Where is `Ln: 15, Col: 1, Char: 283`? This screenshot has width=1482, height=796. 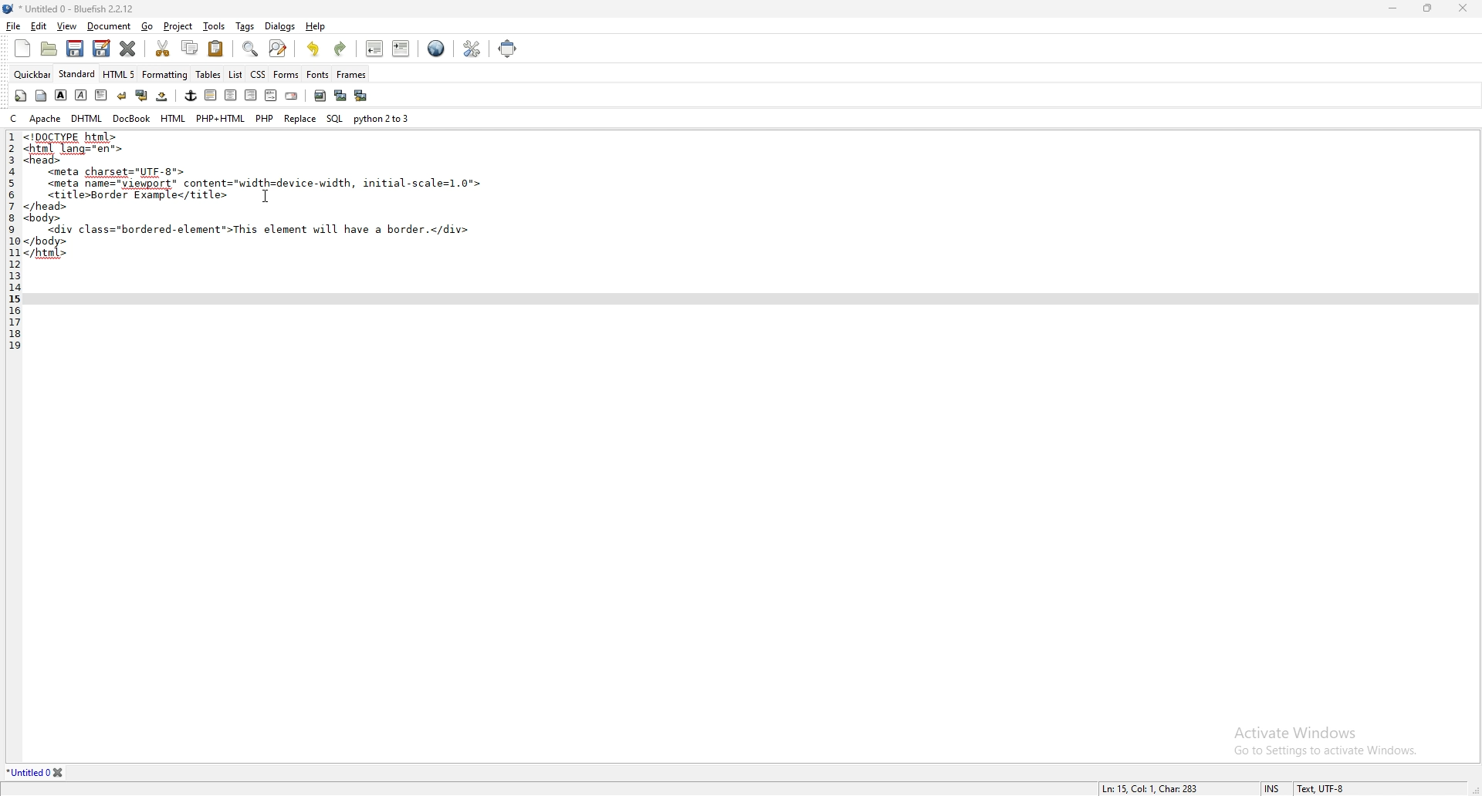 Ln: 15, Col: 1, Char: 283 is located at coordinates (1151, 788).